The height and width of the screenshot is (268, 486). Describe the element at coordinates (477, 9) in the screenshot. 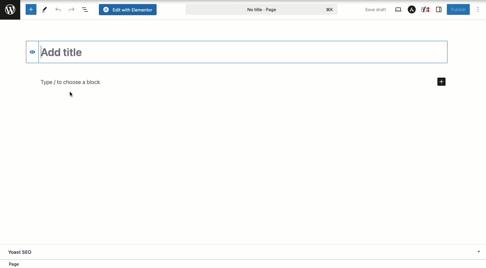

I see `Options` at that location.